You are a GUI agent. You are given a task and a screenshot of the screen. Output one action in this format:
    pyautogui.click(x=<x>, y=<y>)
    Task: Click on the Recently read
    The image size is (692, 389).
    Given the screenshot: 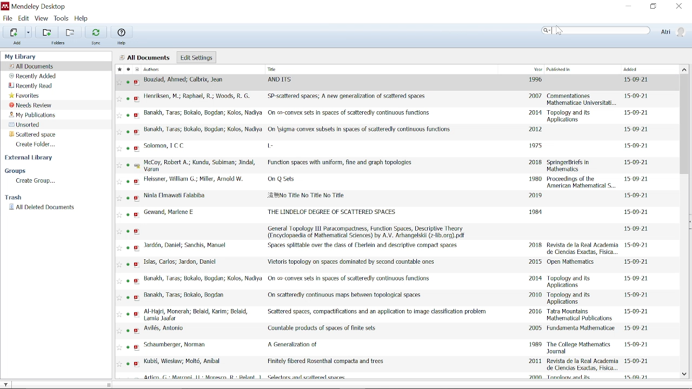 What is the action you would take?
    pyautogui.click(x=38, y=86)
    